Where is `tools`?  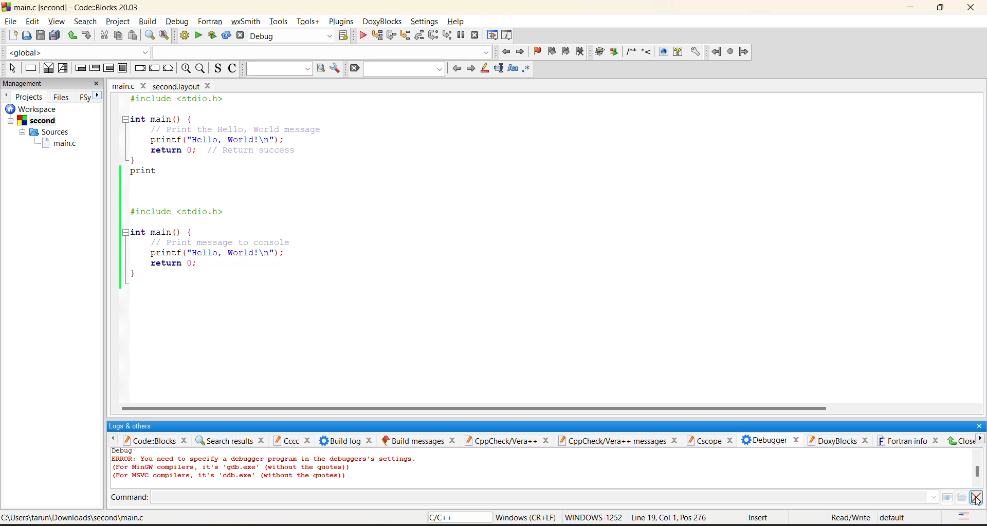
tools is located at coordinates (278, 22).